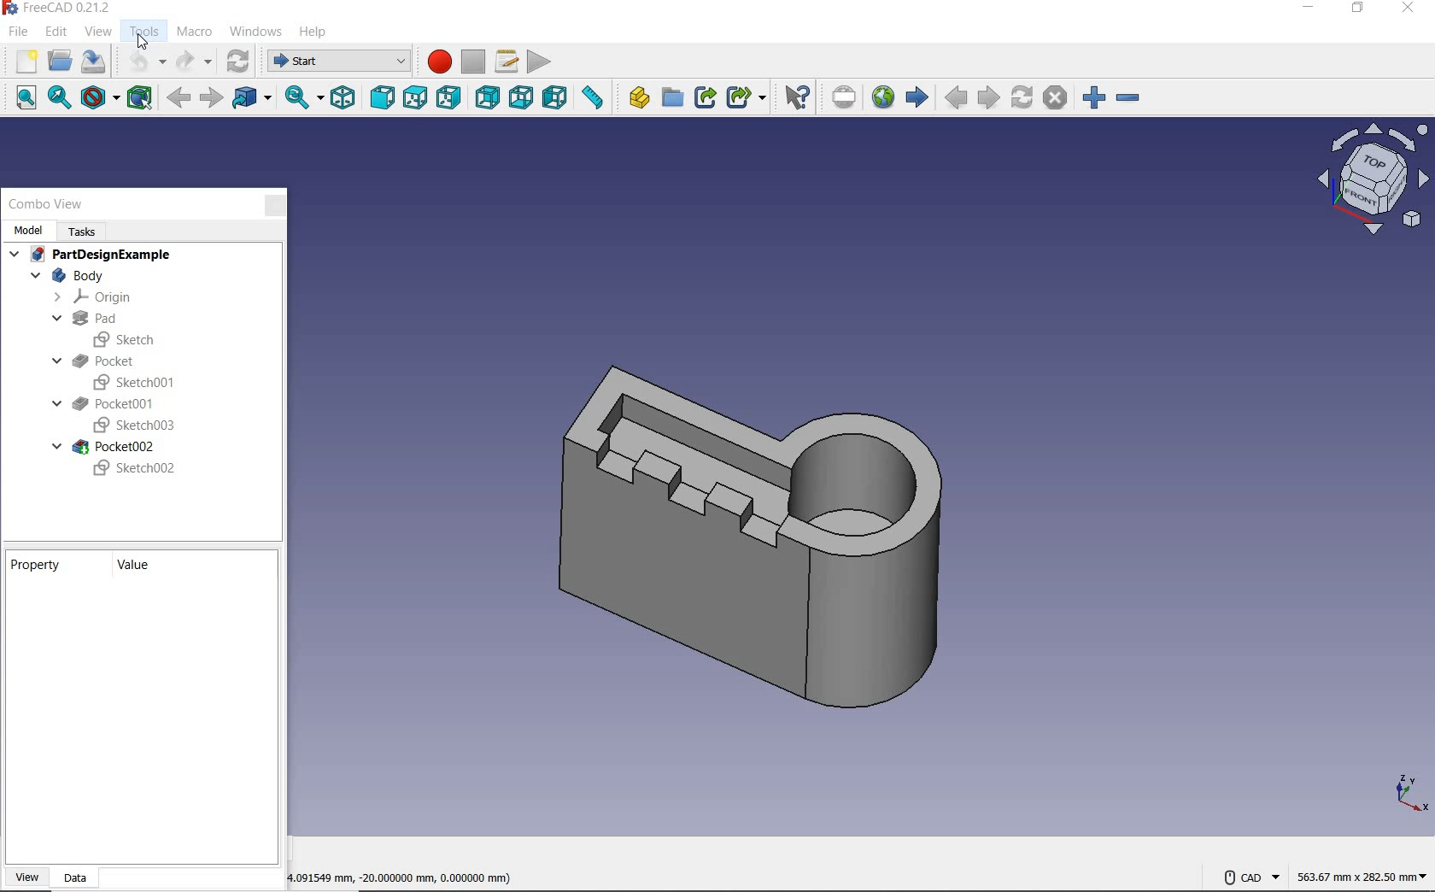 The width and height of the screenshot is (1435, 892). What do you see at coordinates (92, 255) in the screenshot?
I see `PartDesignExample` at bounding box center [92, 255].